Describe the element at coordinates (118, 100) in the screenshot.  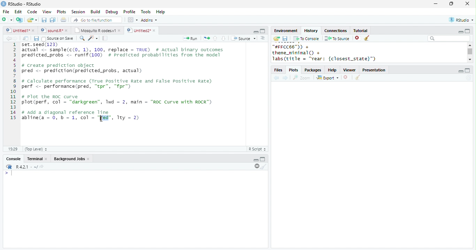
I see `# Plot the ROC curveplot(perf, col - "darkgreen”, 1wd = 2, main = "ROC Curve with ROCR")` at that location.